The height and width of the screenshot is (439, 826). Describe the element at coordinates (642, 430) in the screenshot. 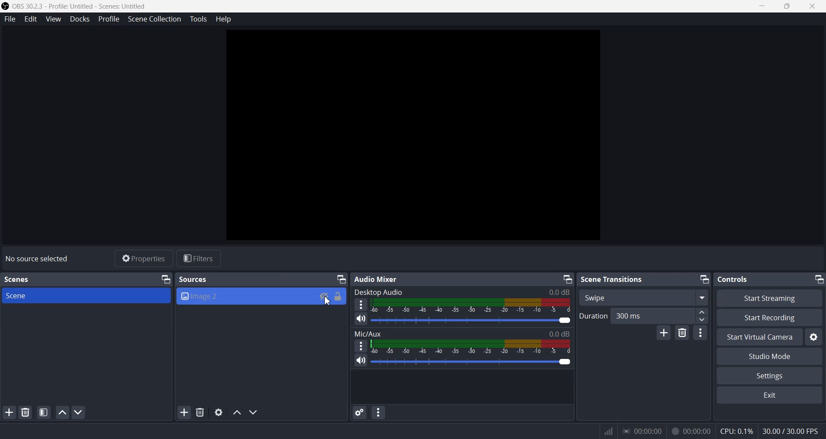

I see `00.00.00` at that location.